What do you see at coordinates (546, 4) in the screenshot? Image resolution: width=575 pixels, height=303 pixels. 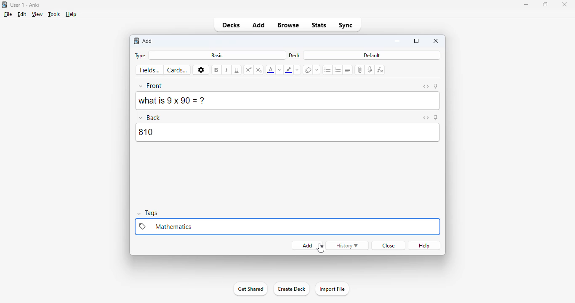 I see `maximize` at bounding box center [546, 4].